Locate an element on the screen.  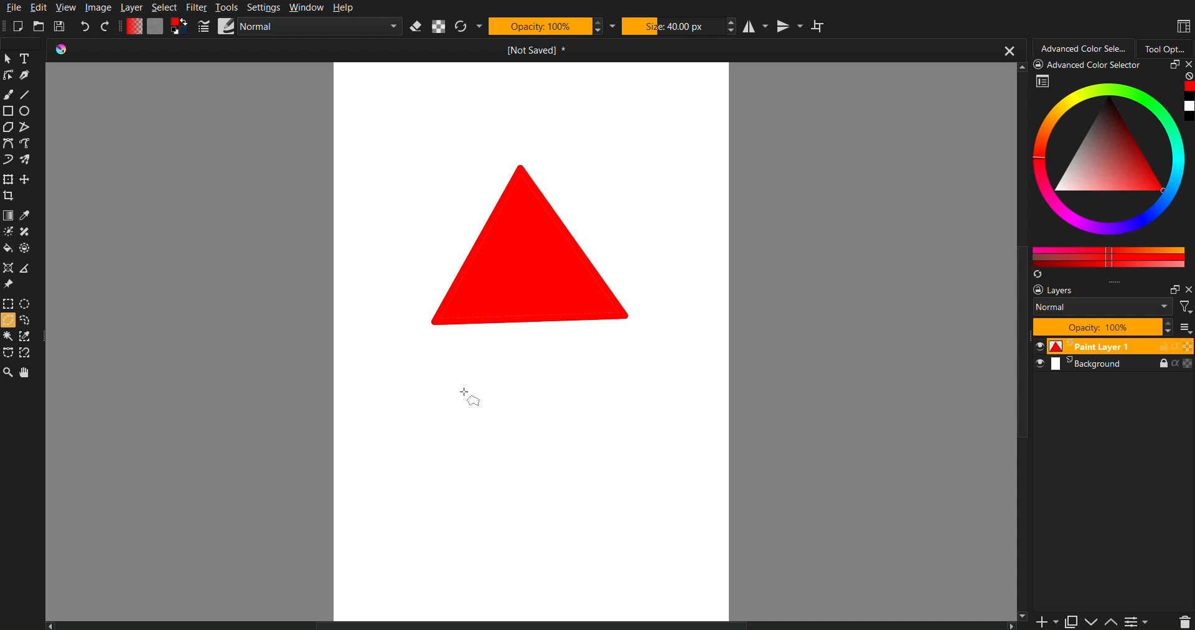
Select is located at coordinates (166, 7).